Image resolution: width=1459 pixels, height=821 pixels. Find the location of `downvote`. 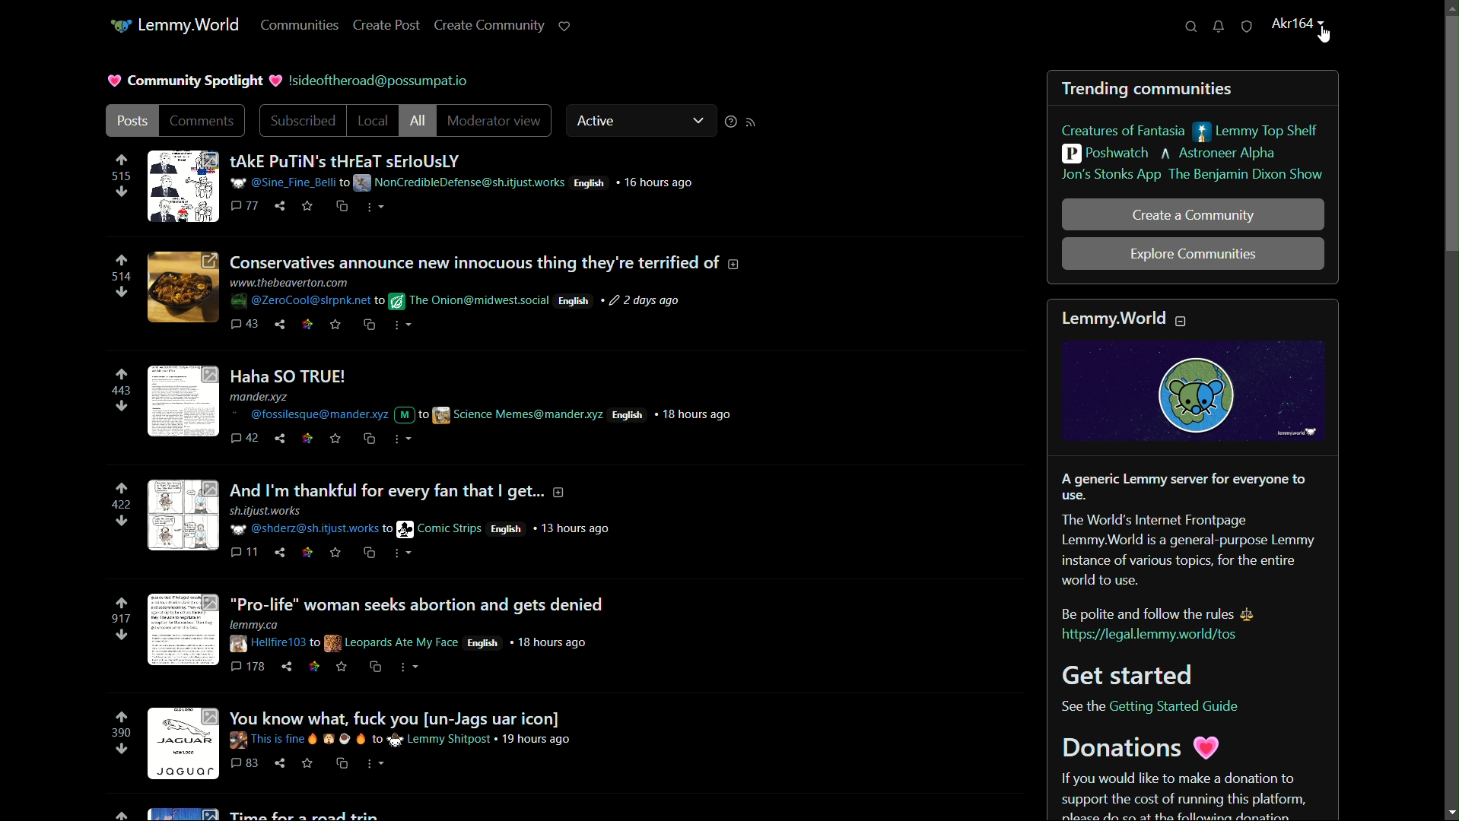

downvote is located at coordinates (120, 636).